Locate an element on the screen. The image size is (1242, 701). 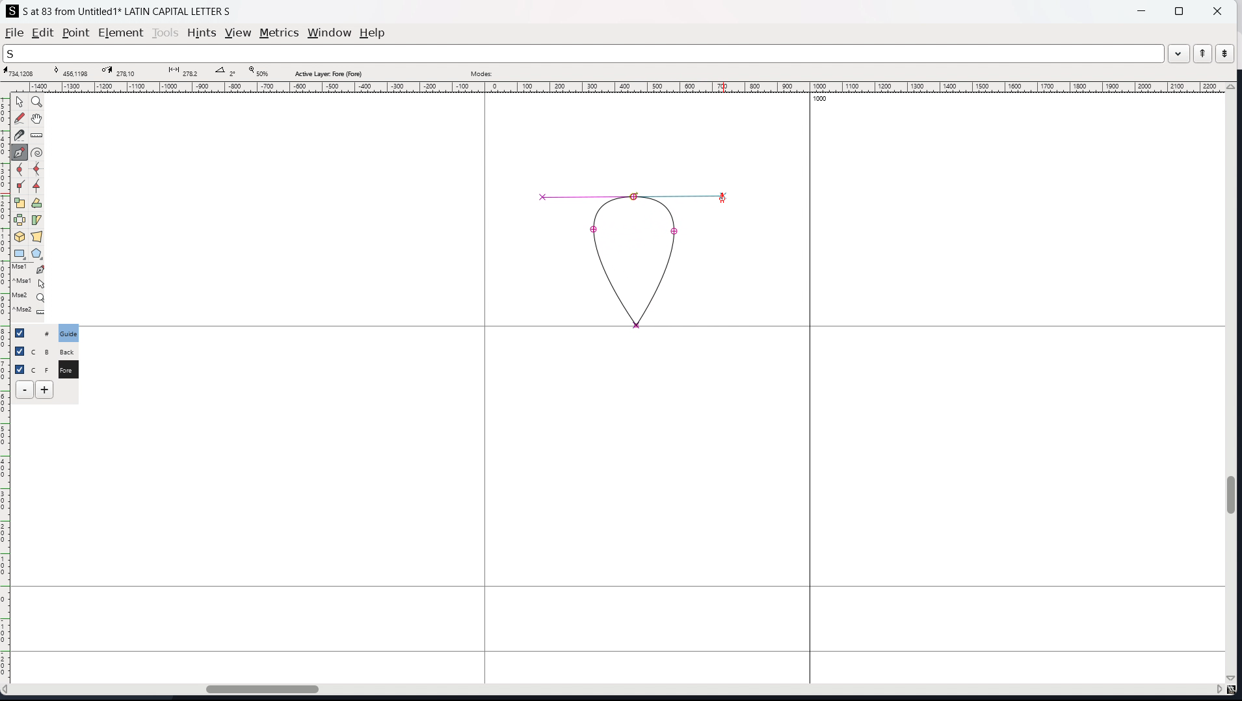
polygon and stars is located at coordinates (38, 254).